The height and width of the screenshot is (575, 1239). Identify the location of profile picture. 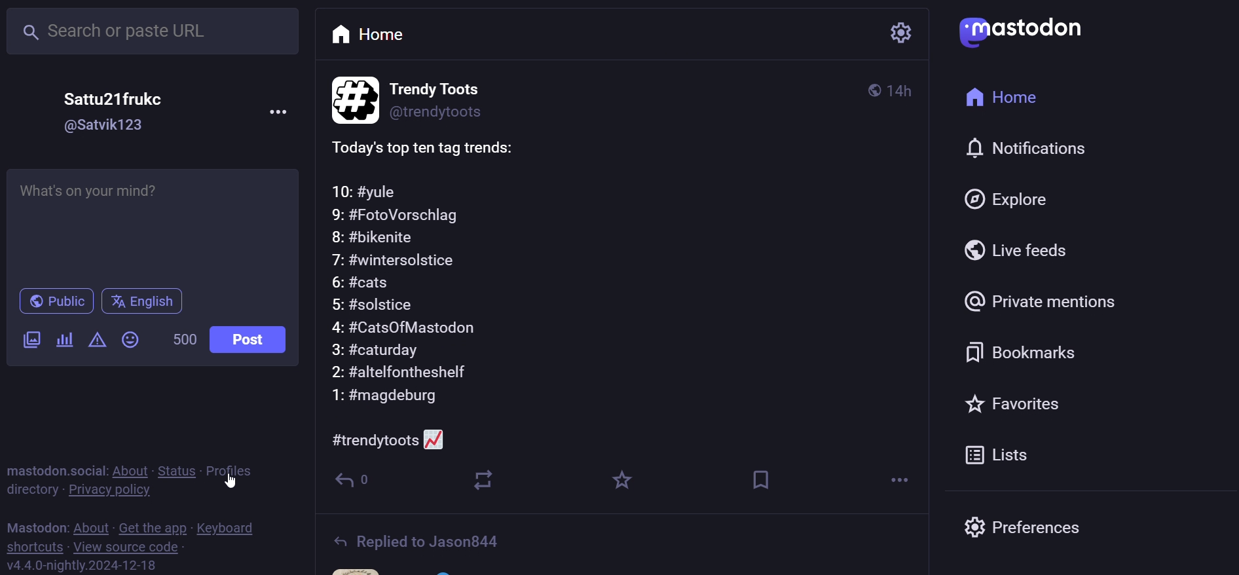
(356, 101).